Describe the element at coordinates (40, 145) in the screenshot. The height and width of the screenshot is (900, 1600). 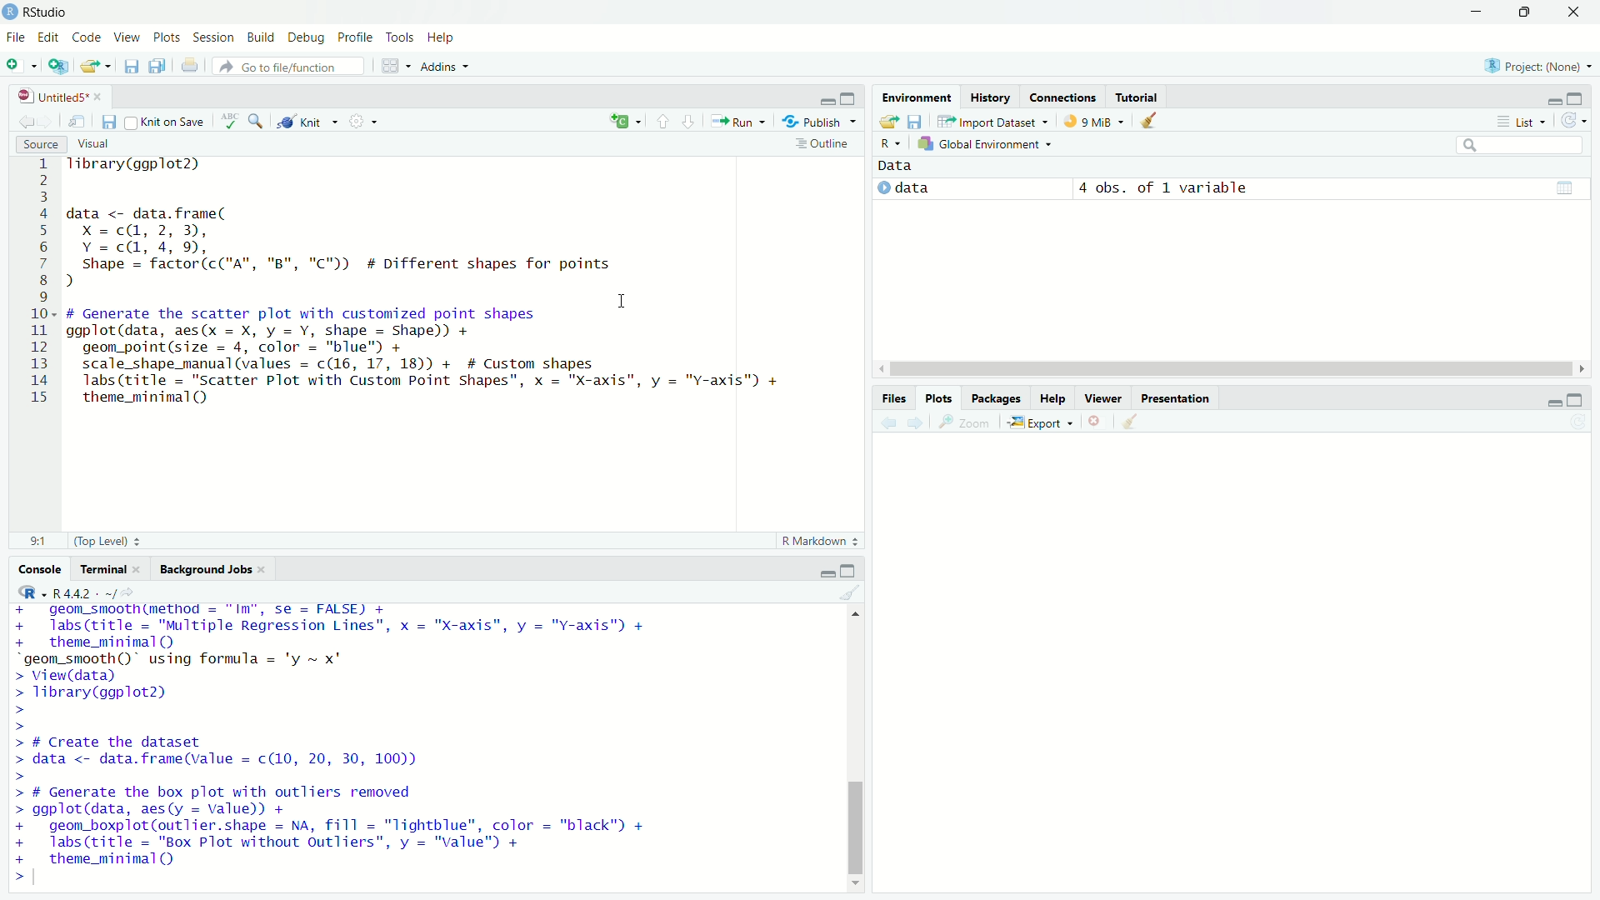
I see `Source` at that location.